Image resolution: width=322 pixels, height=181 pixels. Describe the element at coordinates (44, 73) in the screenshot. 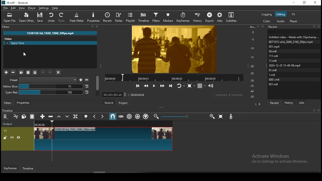

I see `move filter up` at that location.